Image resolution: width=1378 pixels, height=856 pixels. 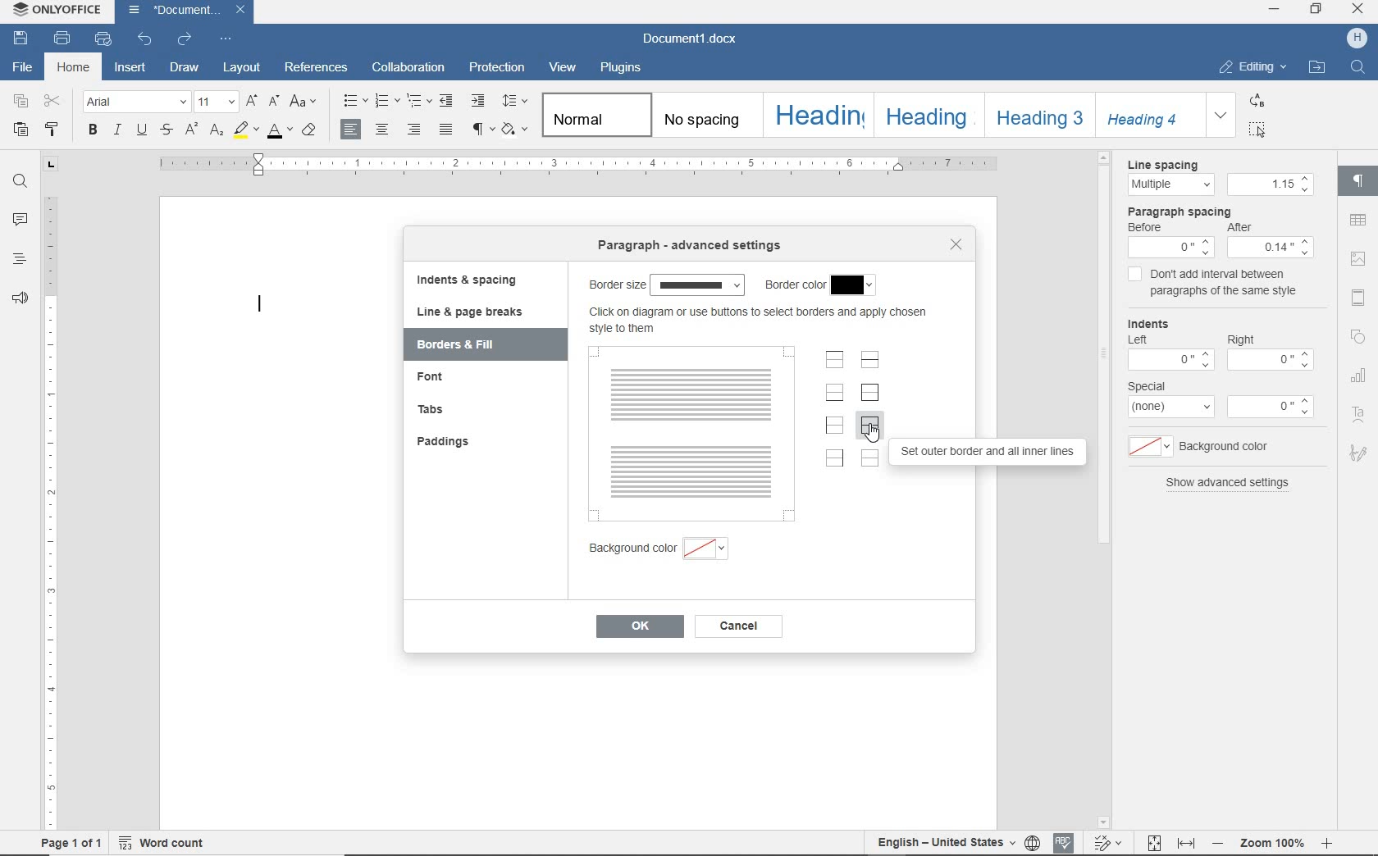 What do you see at coordinates (836, 425) in the screenshot?
I see `set left border only` at bounding box center [836, 425].